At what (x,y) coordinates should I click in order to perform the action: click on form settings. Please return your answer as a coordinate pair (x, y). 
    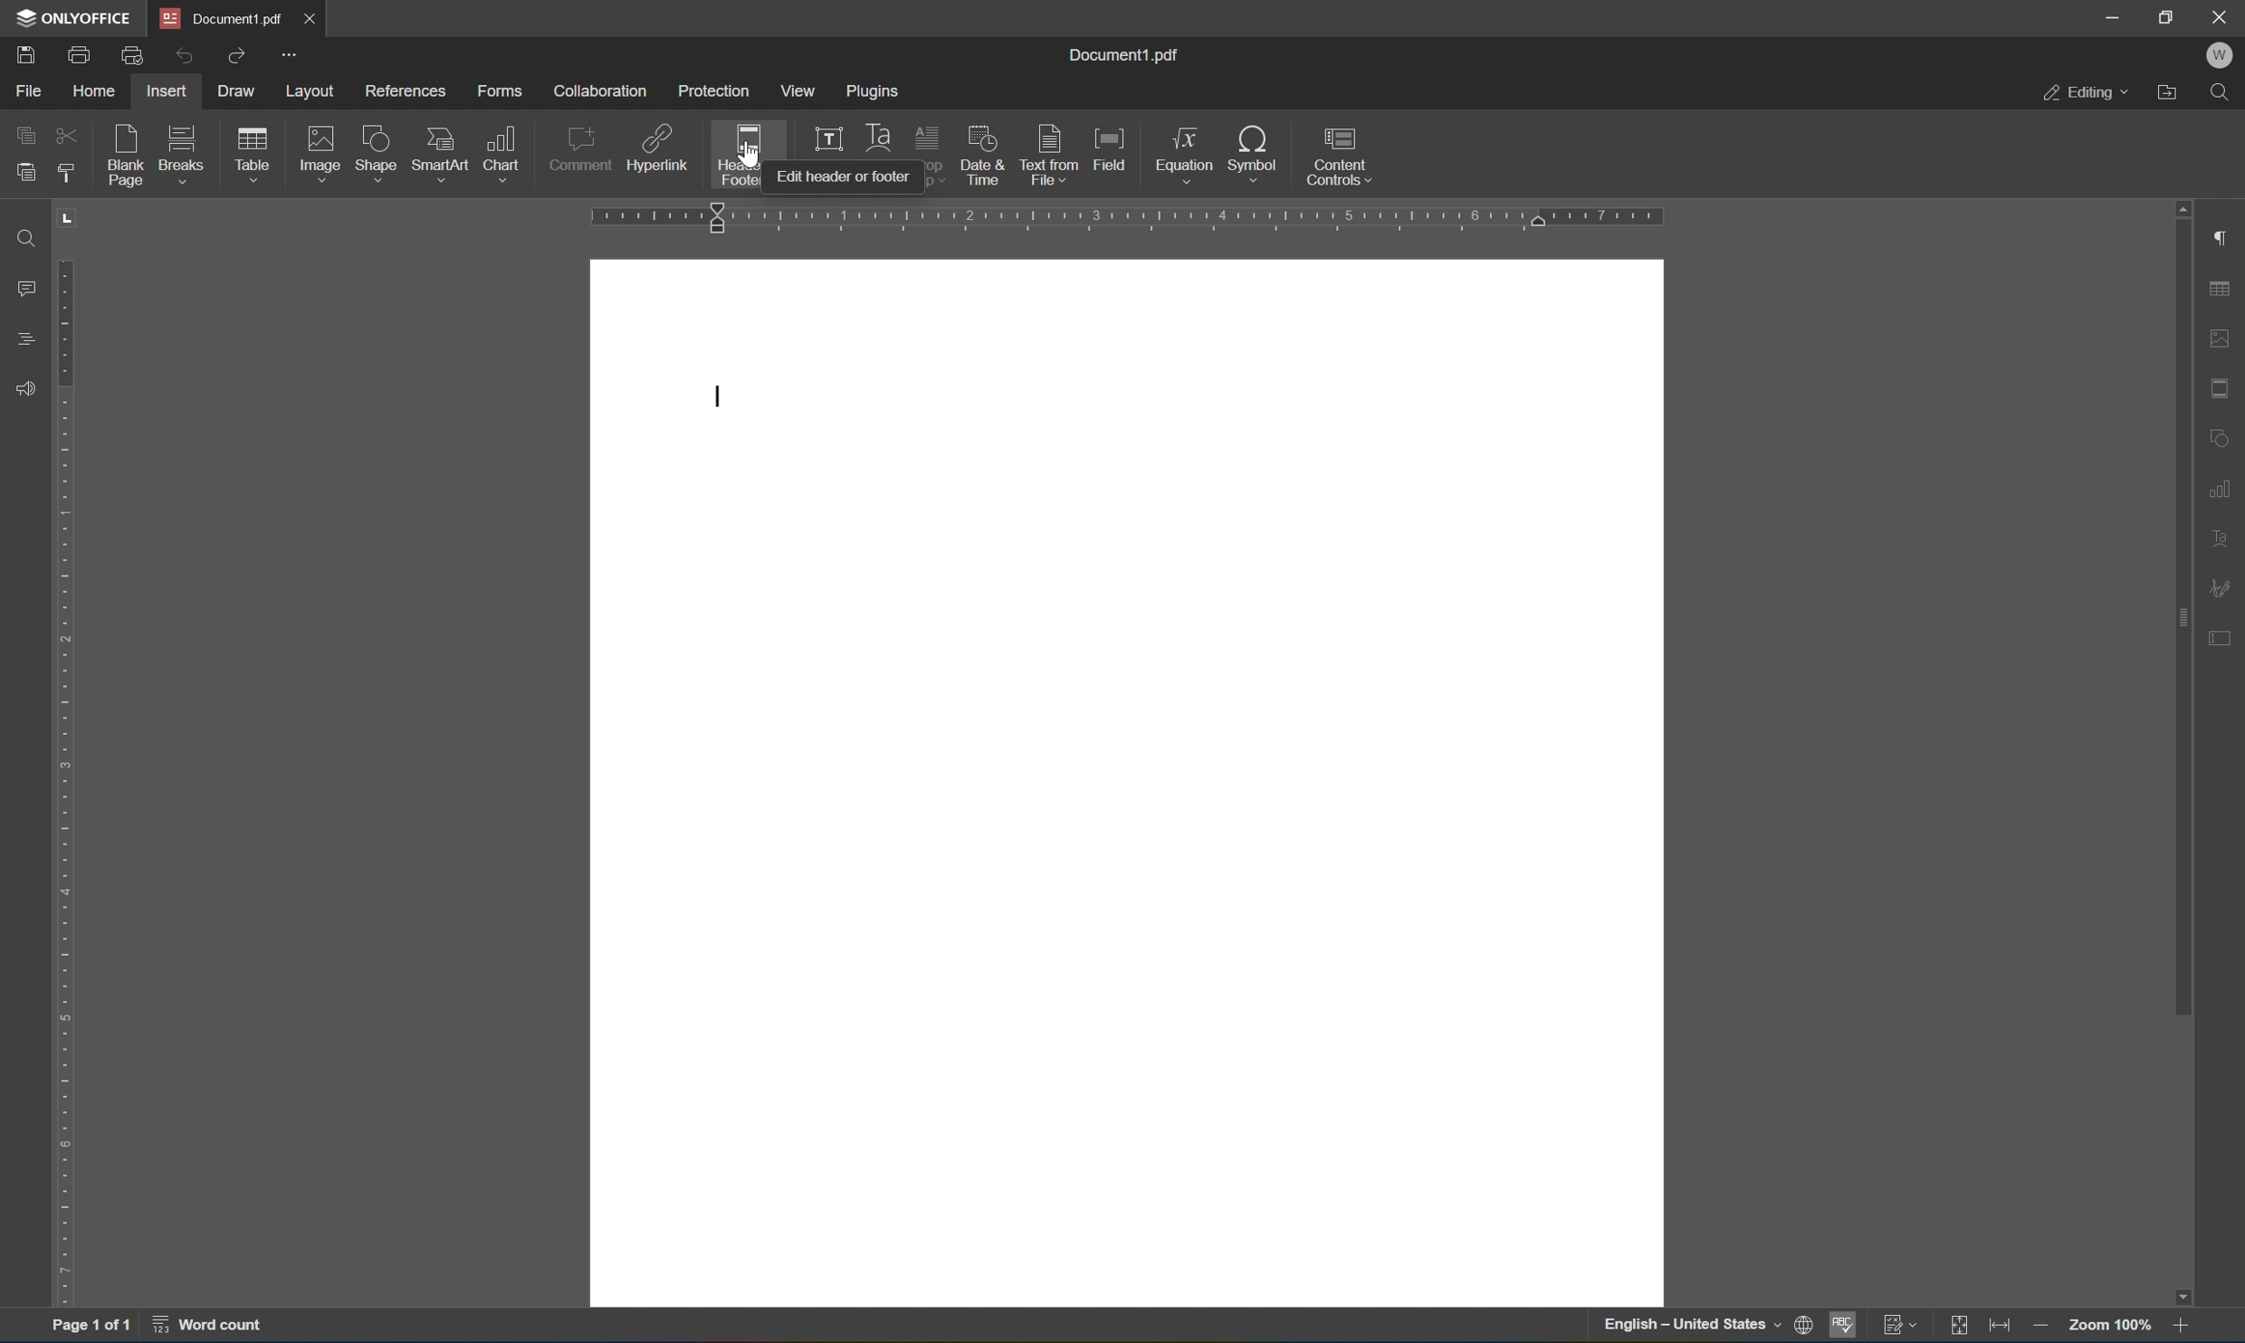
    Looking at the image, I should click on (2228, 645).